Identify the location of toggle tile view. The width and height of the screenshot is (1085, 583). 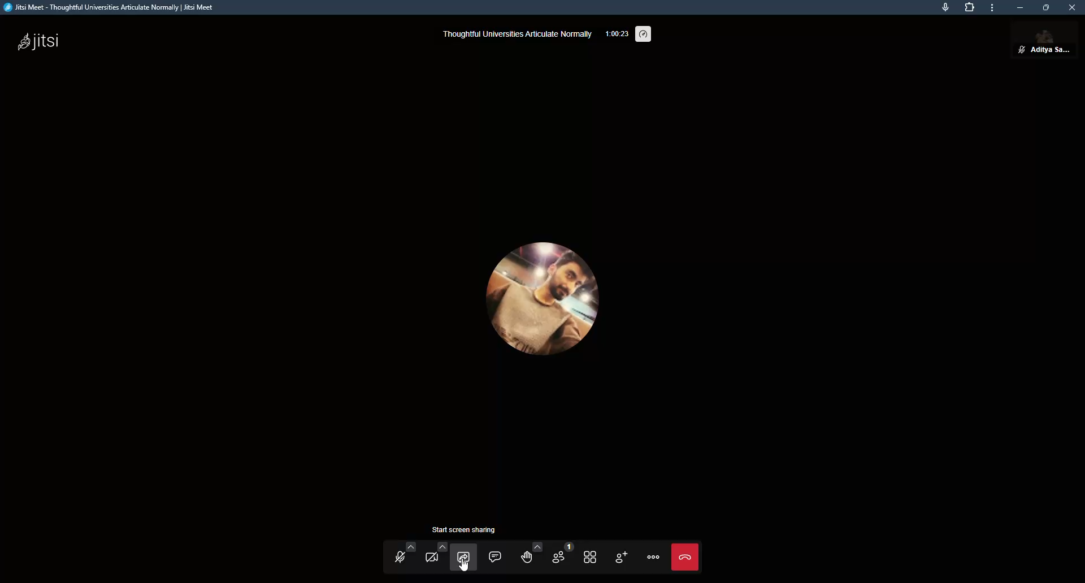
(590, 556).